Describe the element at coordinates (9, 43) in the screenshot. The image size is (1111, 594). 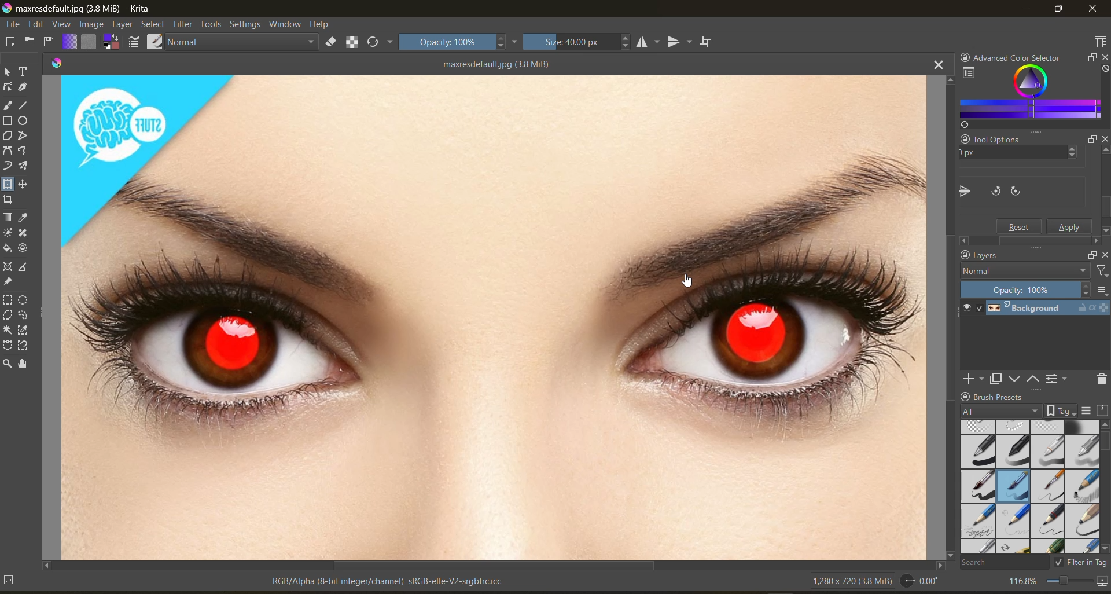
I see `create` at that location.